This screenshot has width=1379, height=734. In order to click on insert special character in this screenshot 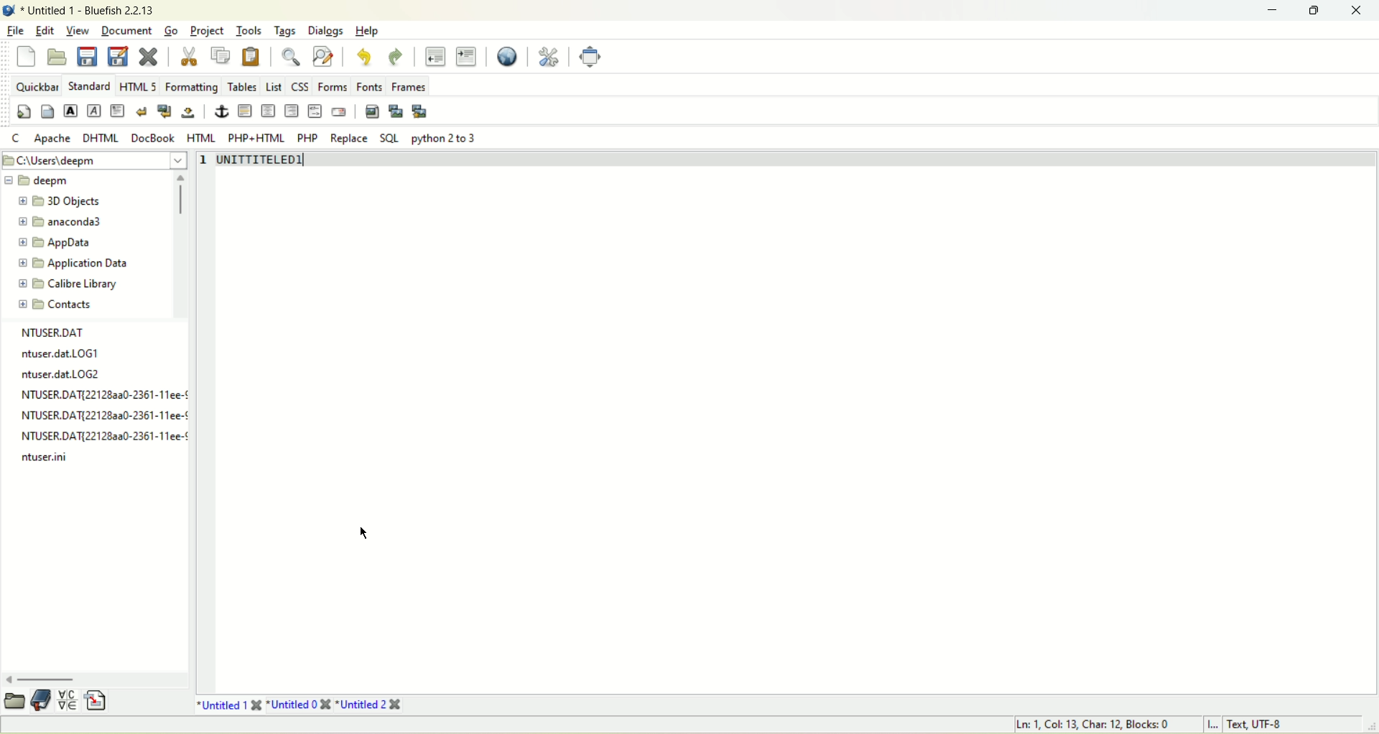, I will do `click(66, 701)`.